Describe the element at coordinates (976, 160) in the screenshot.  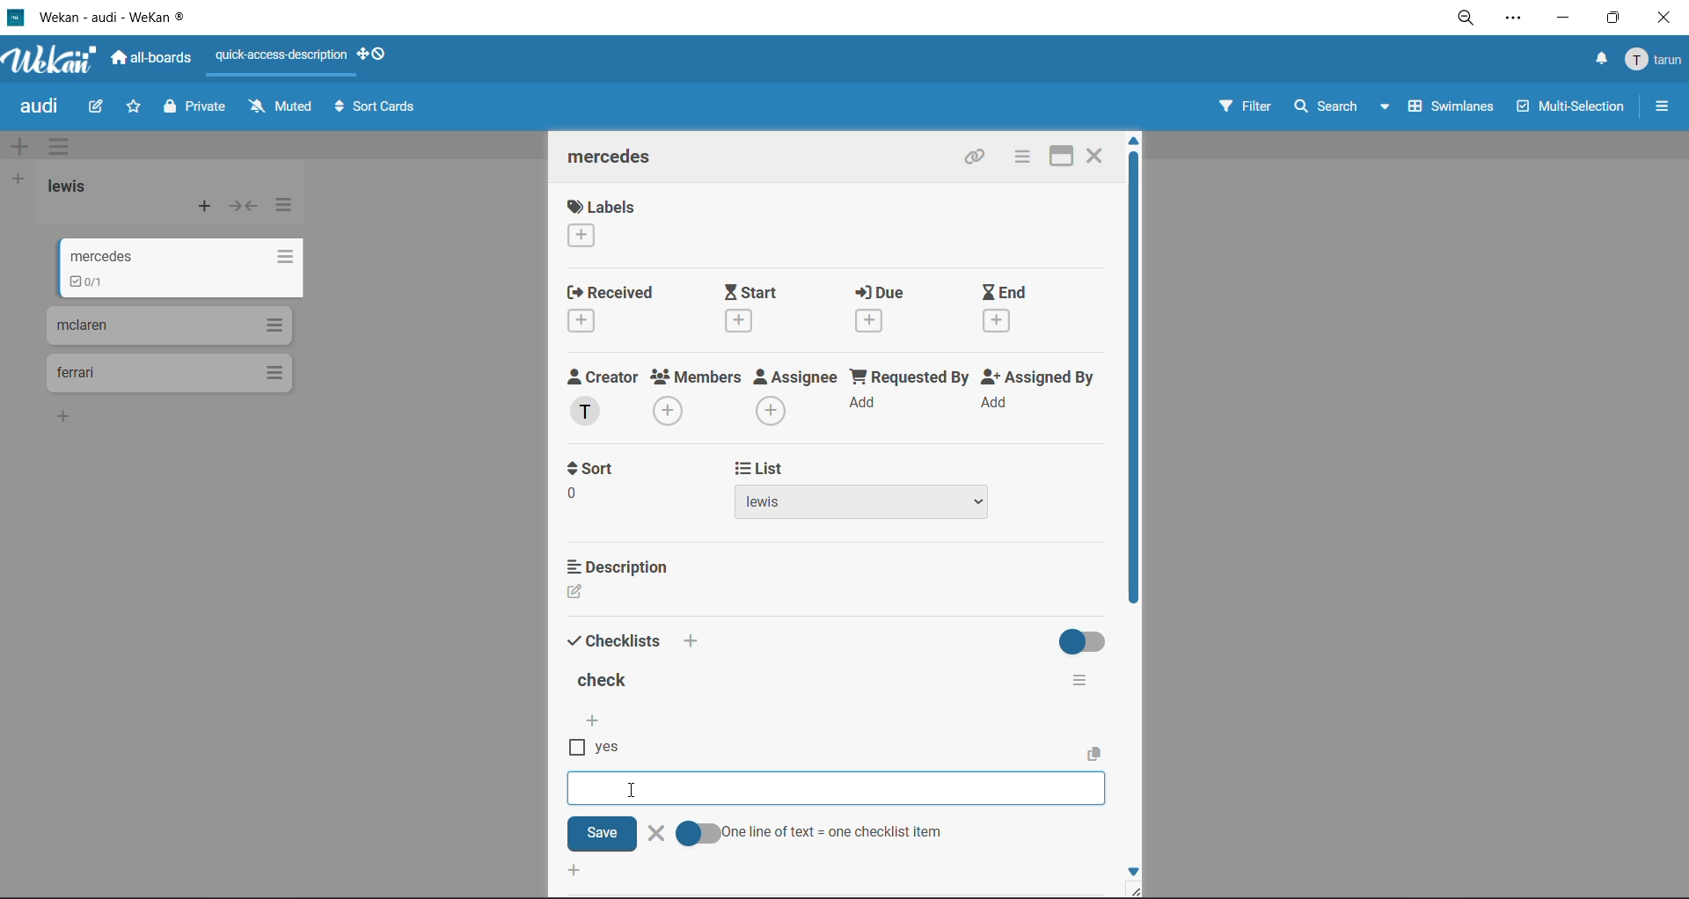
I see `copy` at that location.